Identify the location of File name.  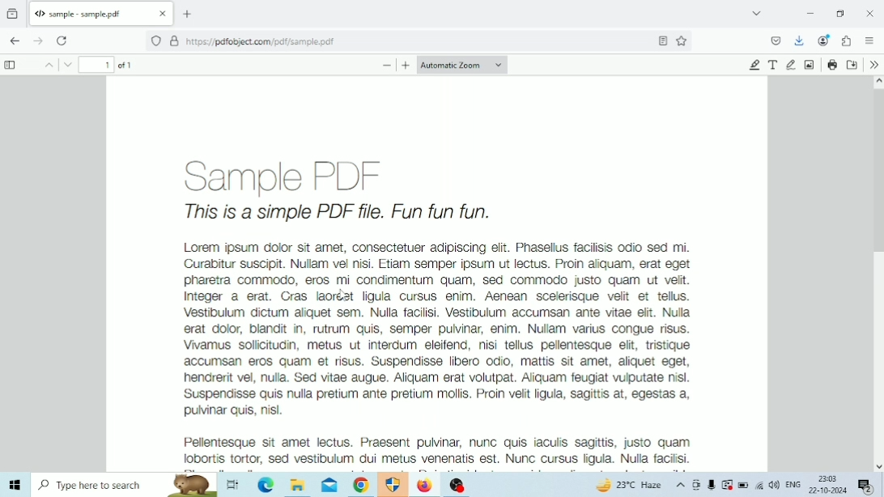
(100, 14).